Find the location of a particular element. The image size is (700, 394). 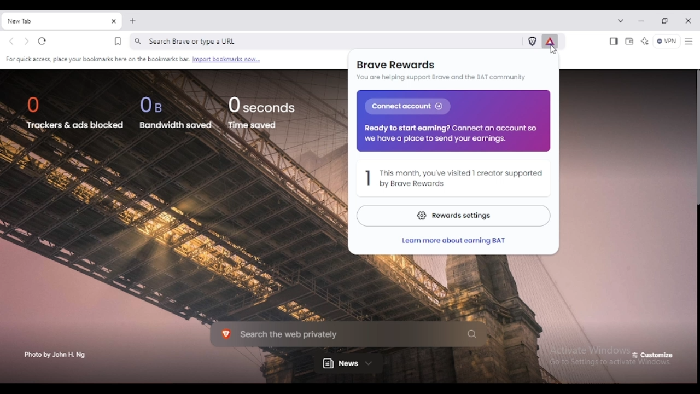

new tab is located at coordinates (133, 21).